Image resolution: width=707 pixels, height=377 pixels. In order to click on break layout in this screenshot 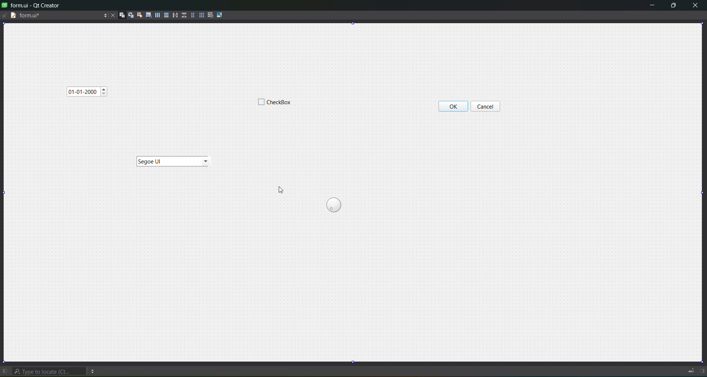, I will do `click(209, 15)`.